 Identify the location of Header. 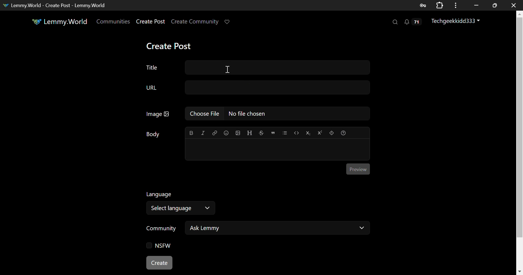
(250, 133).